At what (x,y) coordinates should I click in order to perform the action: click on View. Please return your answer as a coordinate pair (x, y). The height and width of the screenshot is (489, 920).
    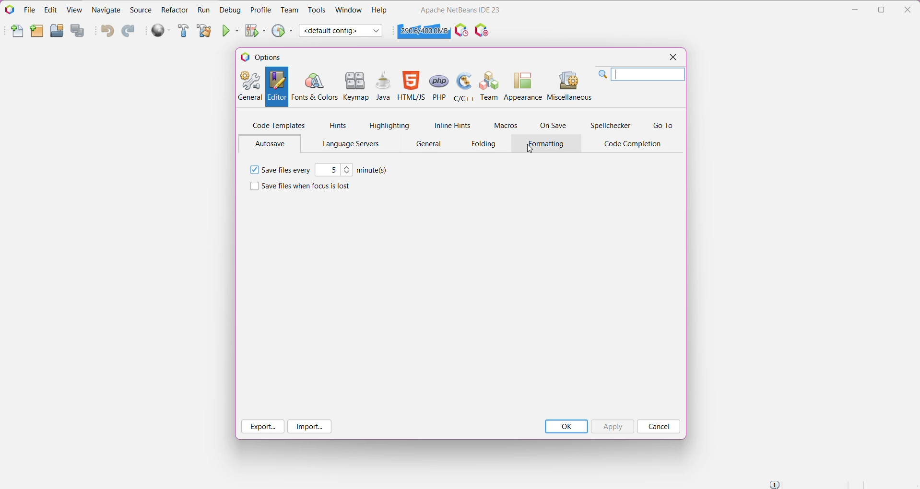
    Looking at the image, I should click on (75, 9).